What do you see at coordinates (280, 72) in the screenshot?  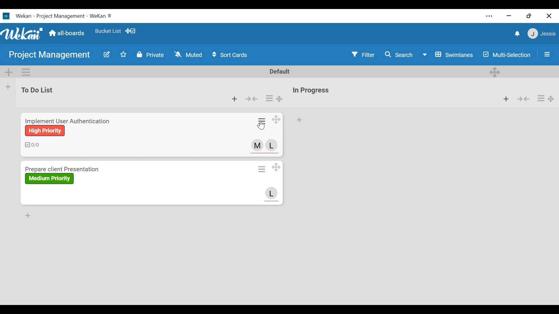 I see `Default` at bounding box center [280, 72].